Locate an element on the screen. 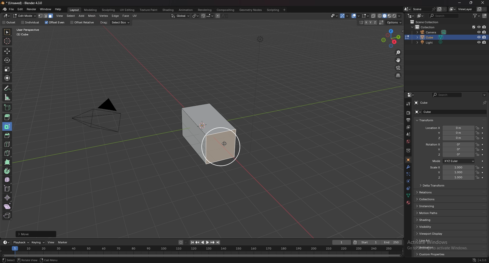  annotate is located at coordinates (8, 88).